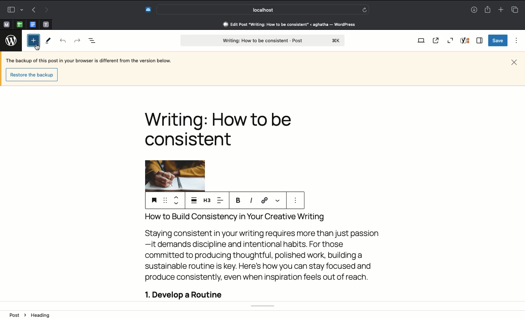 The image size is (525, 319). I want to click on Pinned tabs, so click(45, 24).